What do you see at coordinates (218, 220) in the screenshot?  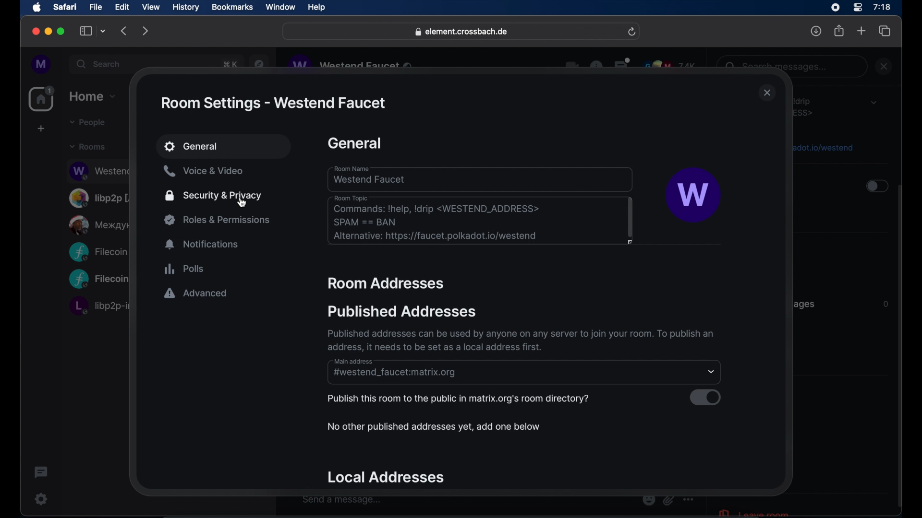 I see `roles and permissions` at bounding box center [218, 220].